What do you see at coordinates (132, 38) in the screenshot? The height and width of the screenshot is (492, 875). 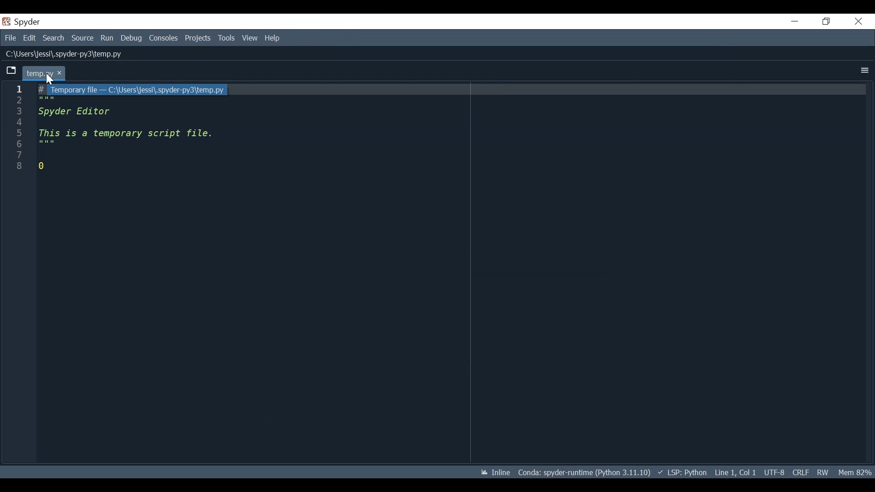 I see `Debug` at bounding box center [132, 38].